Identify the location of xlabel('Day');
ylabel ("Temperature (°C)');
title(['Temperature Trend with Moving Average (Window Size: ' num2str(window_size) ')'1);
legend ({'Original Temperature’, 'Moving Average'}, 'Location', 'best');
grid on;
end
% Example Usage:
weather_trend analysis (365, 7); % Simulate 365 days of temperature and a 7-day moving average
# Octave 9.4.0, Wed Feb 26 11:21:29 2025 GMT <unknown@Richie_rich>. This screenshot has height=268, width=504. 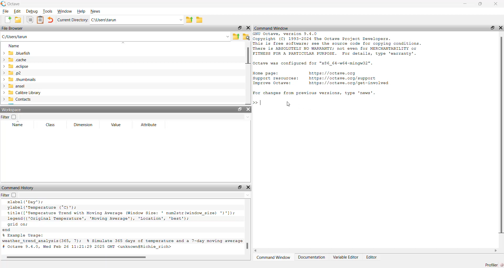
(123, 226).